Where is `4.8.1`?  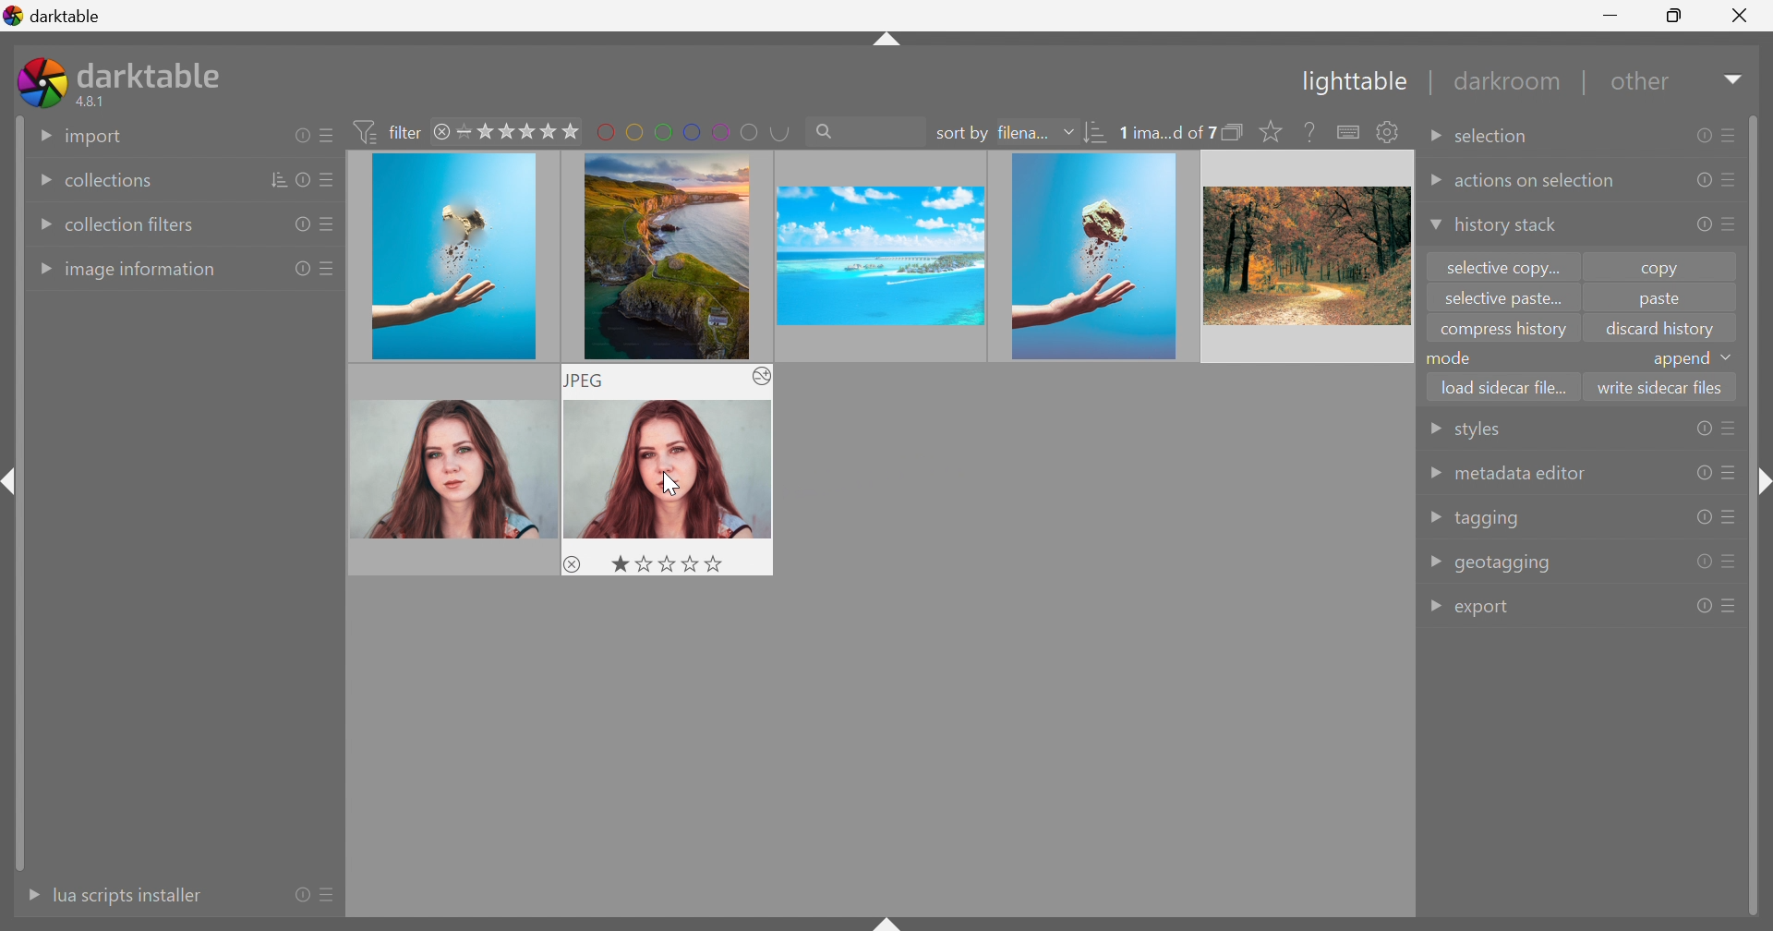 4.8.1 is located at coordinates (98, 103).